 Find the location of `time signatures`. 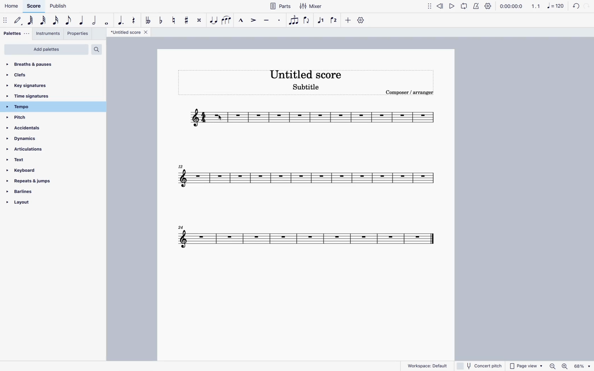

time signatures is located at coordinates (37, 96).